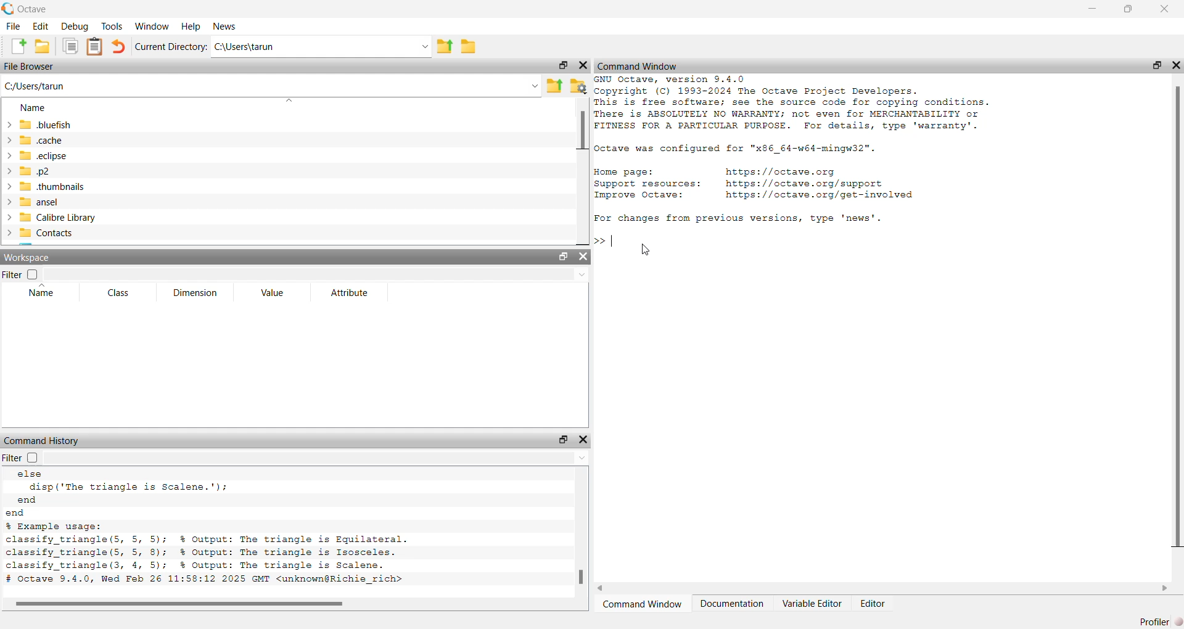  I want to click on prompt cursor, so click(597, 241).